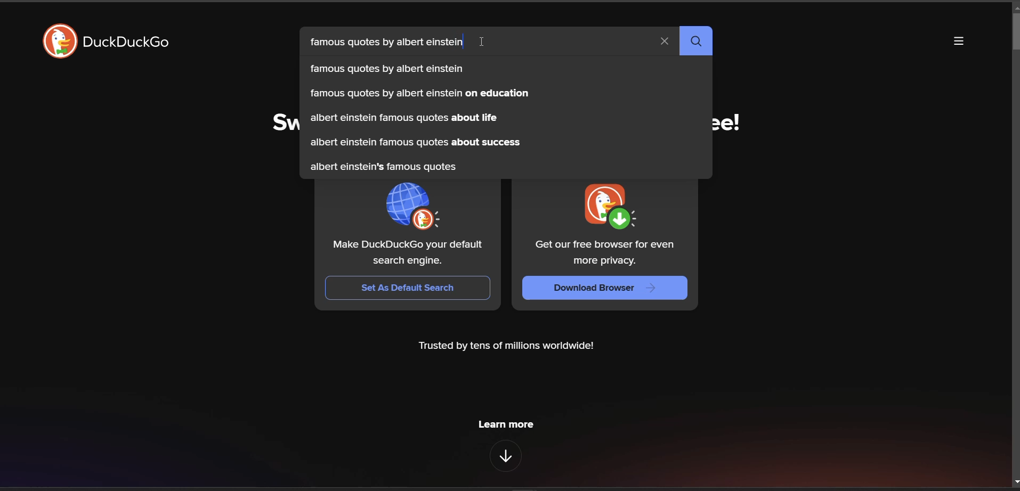 The height and width of the screenshot is (491, 1020). I want to click on DuckDuckGo, so click(127, 42).